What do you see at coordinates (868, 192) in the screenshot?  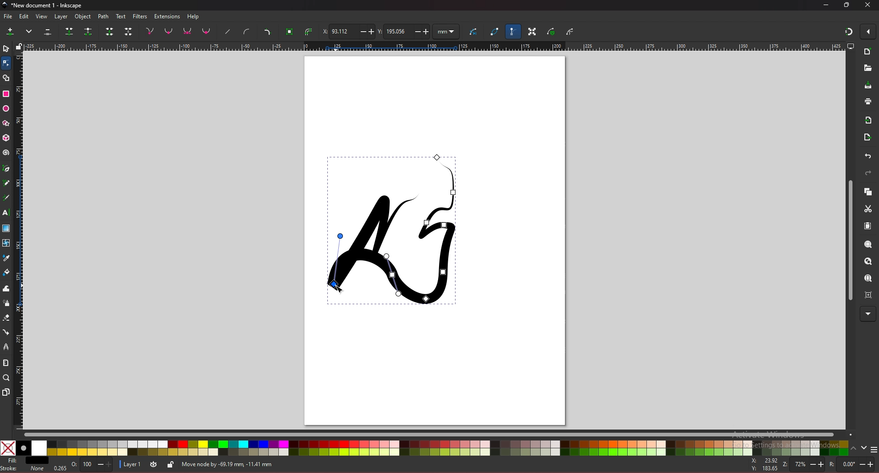 I see `copy` at bounding box center [868, 192].